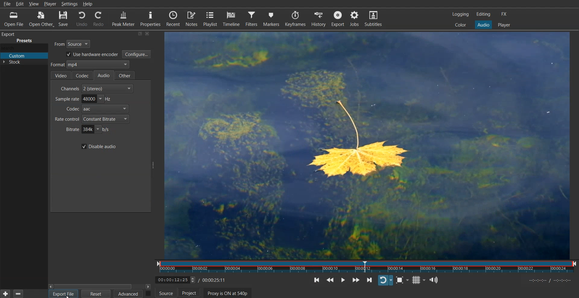 The image size is (579, 298). Describe the element at coordinates (148, 34) in the screenshot. I see `Close` at that location.